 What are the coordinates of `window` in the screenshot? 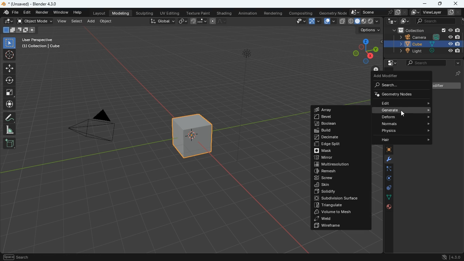 It's located at (61, 13).